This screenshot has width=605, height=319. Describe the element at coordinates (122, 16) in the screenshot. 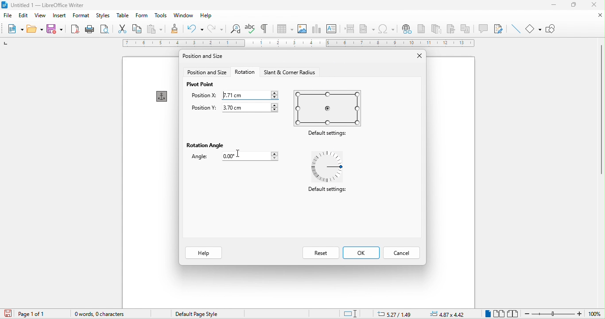

I see `table` at that location.